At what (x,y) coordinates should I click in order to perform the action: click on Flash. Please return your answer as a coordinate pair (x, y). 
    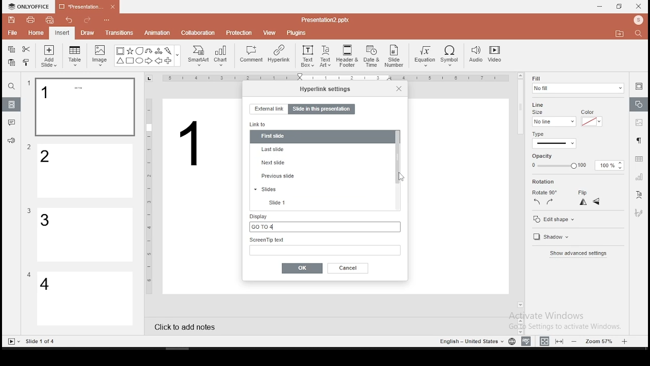
    Looking at the image, I should click on (169, 51).